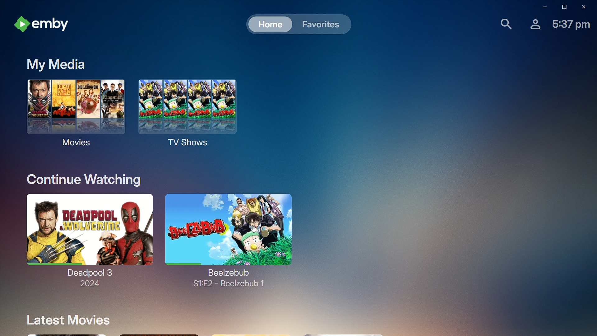  What do you see at coordinates (268, 24) in the screenshot?
I see `Home` at bounding box center [268, 24].